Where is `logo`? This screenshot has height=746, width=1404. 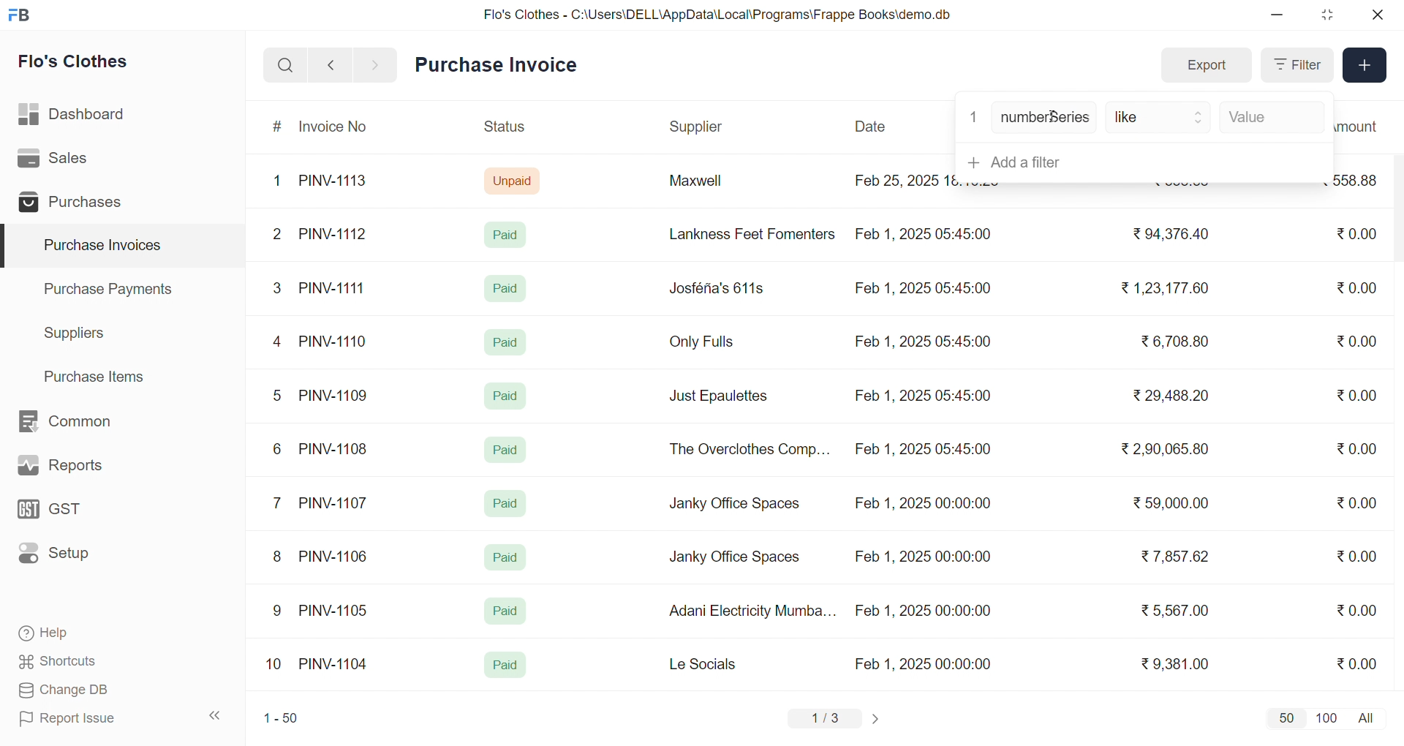
logo is located at coordinates (23, 16).